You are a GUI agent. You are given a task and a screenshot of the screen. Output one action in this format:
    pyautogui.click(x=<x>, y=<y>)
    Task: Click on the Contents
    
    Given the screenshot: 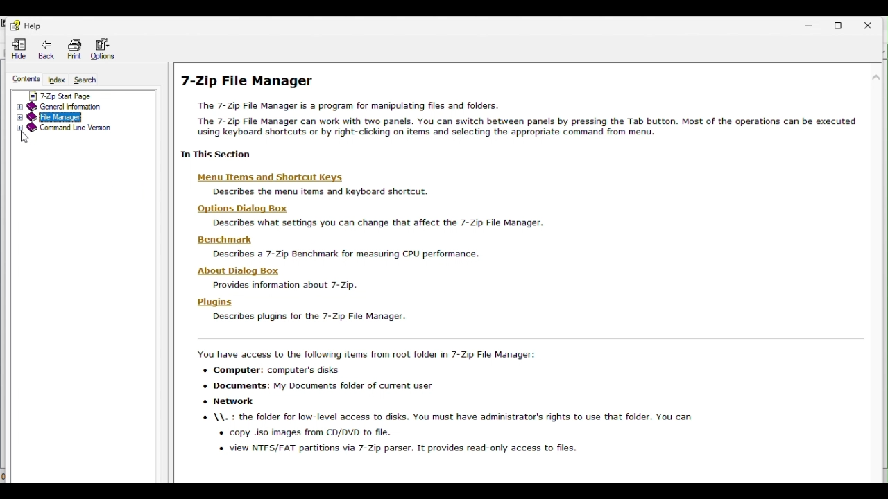 What is the action you would take?
    pyautogui.click(x=21, y=80)
    